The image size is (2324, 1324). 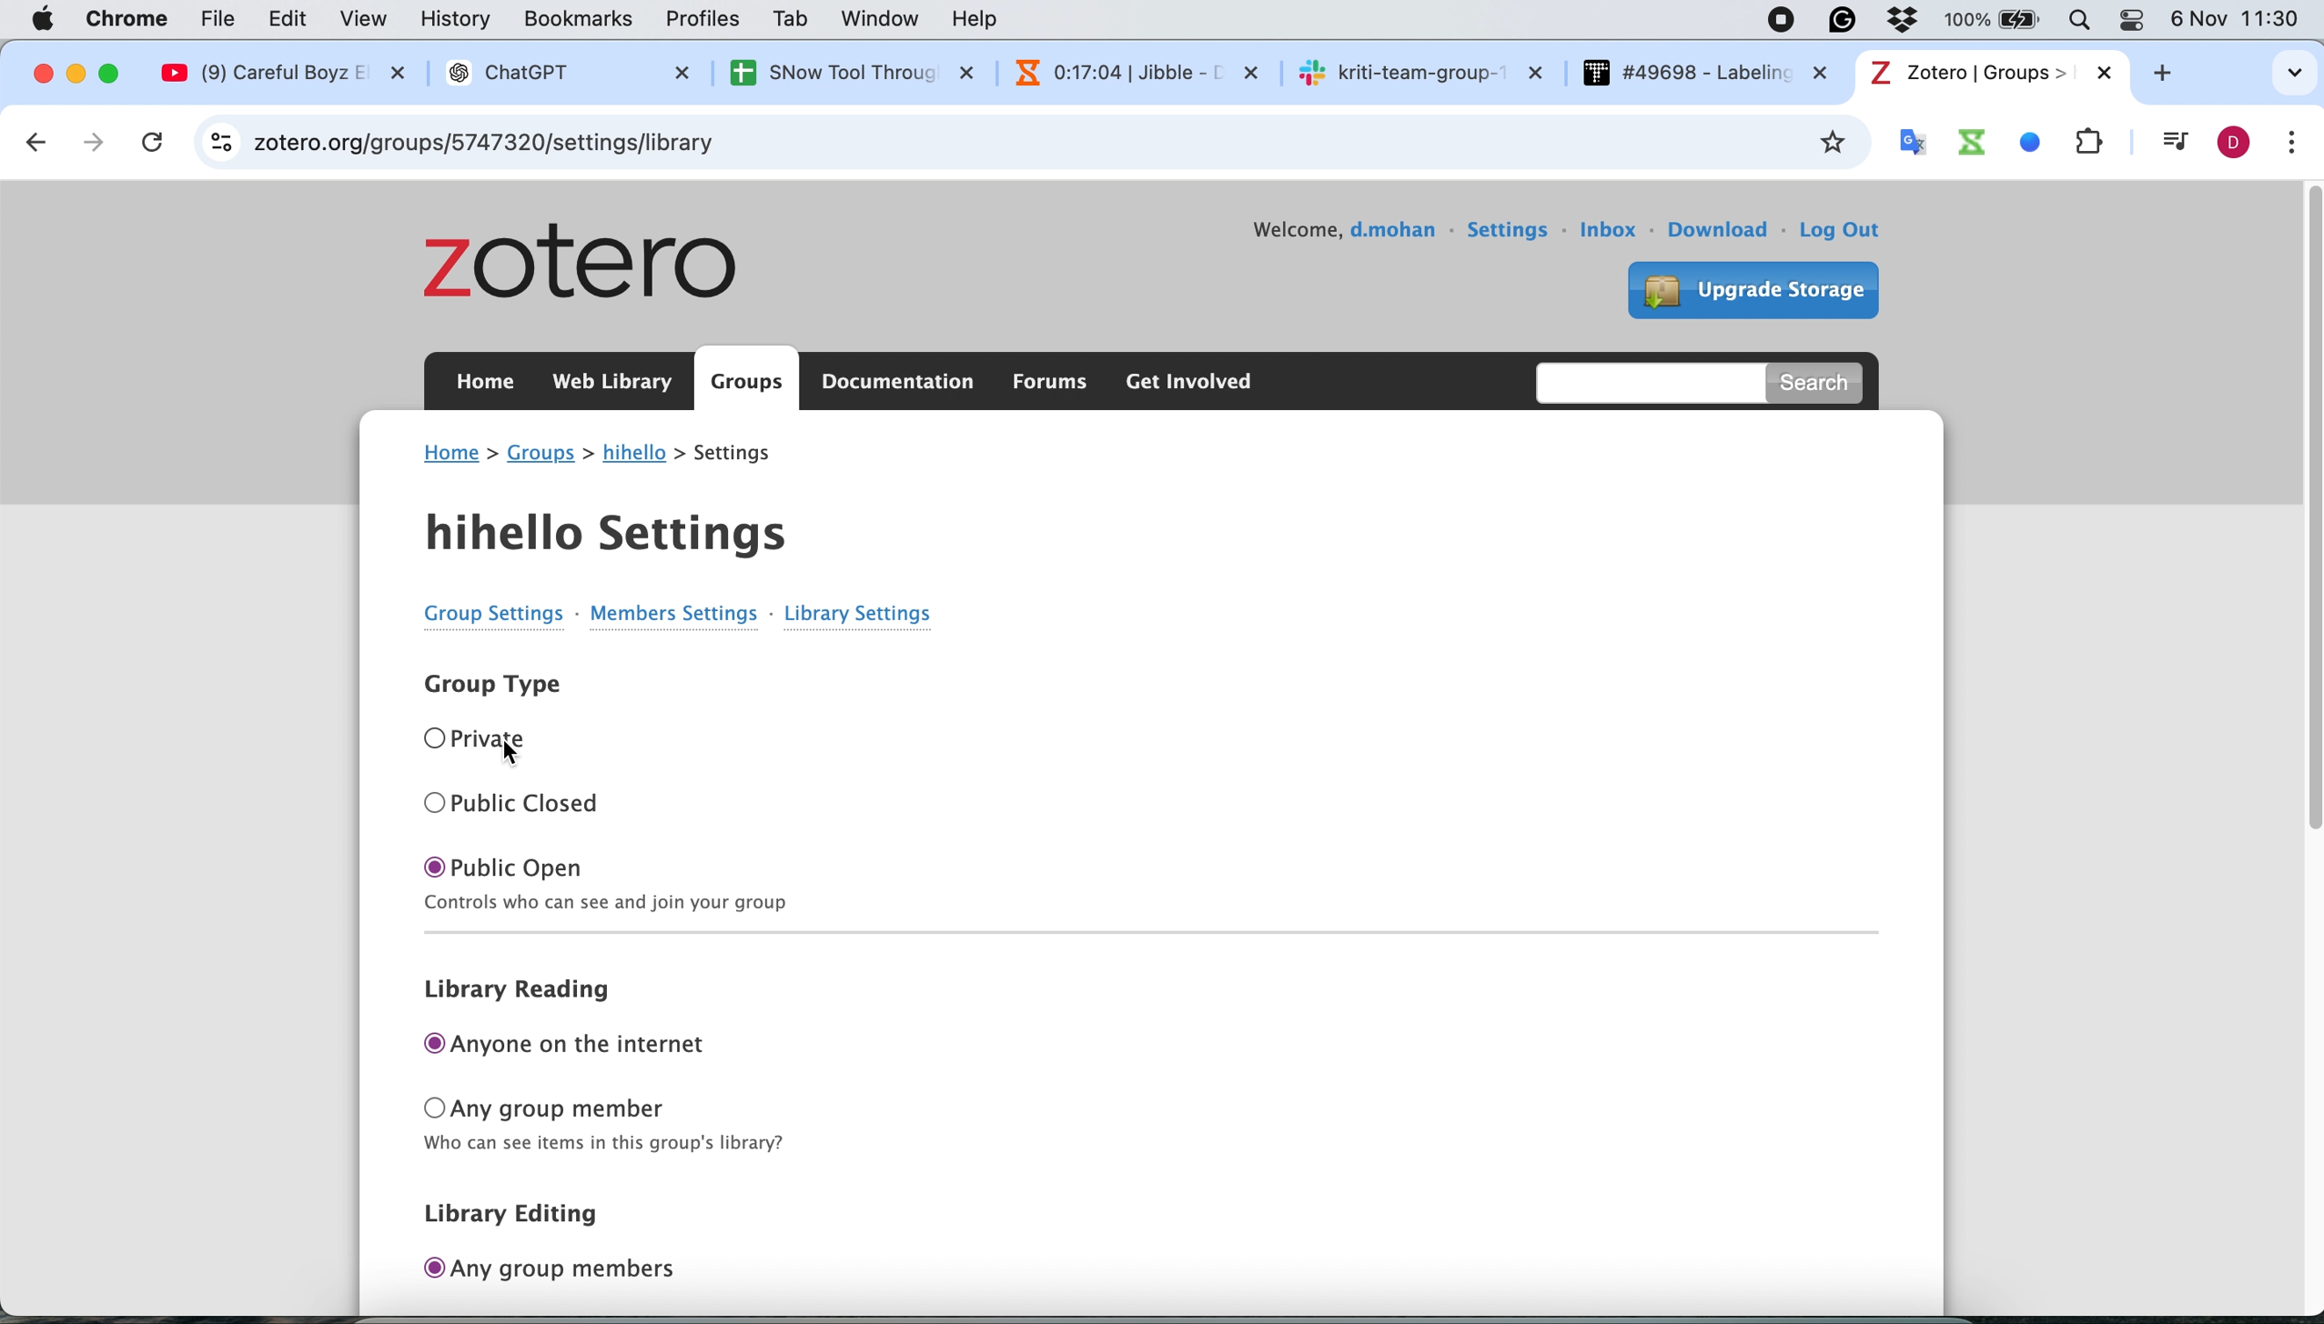 What do you see at coordinates (675, 620) in the screenshot?
I see `Members settings` at bounding box center [675, 620].